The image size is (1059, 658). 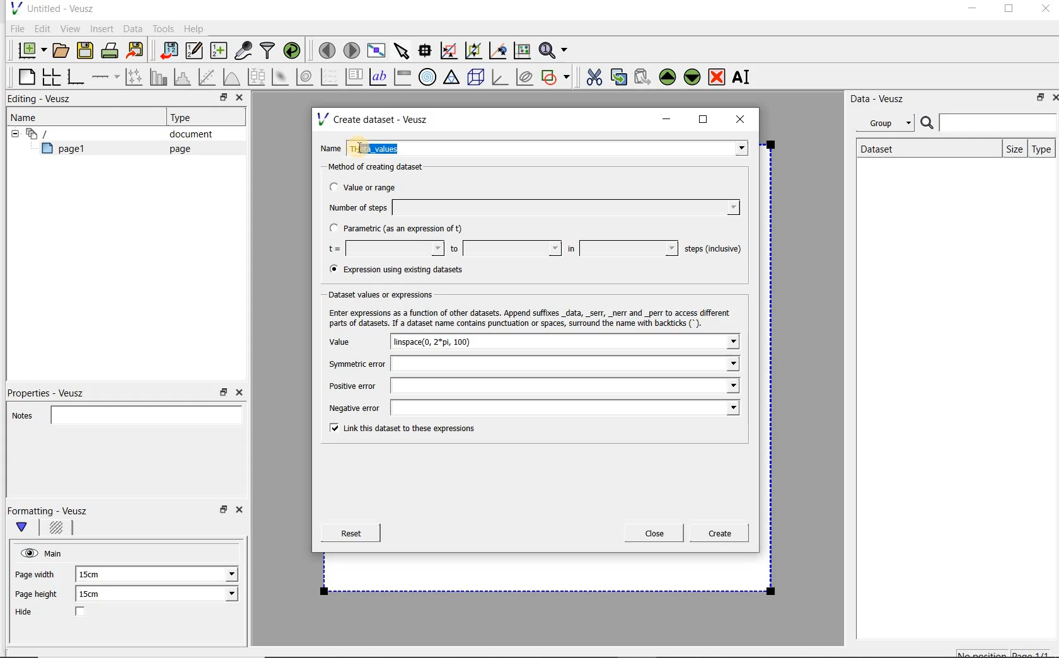 I want to click on Untitled - Veusz, so click(x=51, y=8).